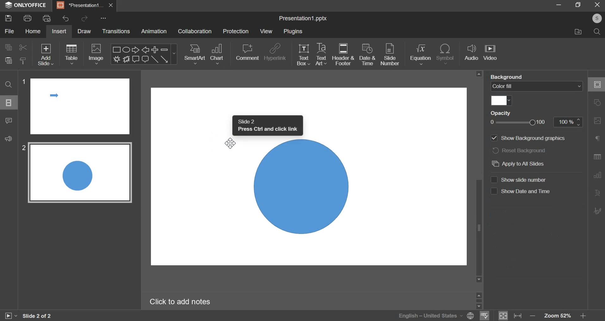  I want to click on Slide 2 press ctrl and click link, so click(268, 125).